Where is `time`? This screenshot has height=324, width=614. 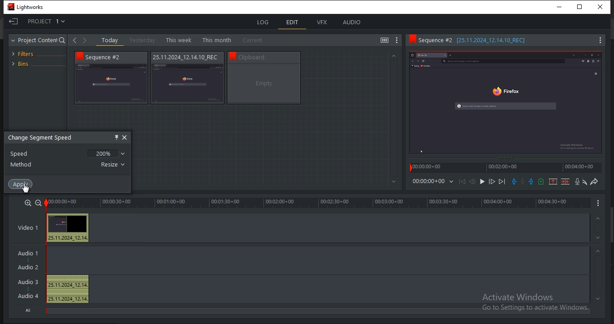
time is located at coordinates (428, 181).